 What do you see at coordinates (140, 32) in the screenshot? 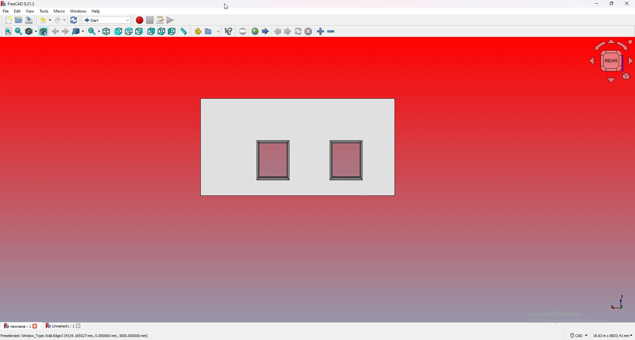
I see `right` at bounding box center [140, 32].